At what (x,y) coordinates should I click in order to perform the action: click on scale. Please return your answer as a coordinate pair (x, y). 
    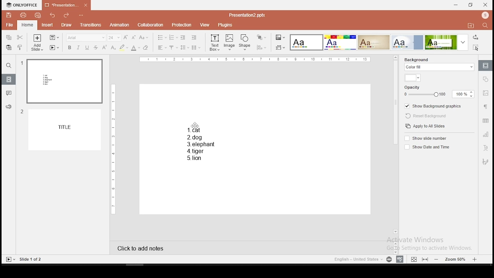
    Looking at the image, I should click on (255, 60).